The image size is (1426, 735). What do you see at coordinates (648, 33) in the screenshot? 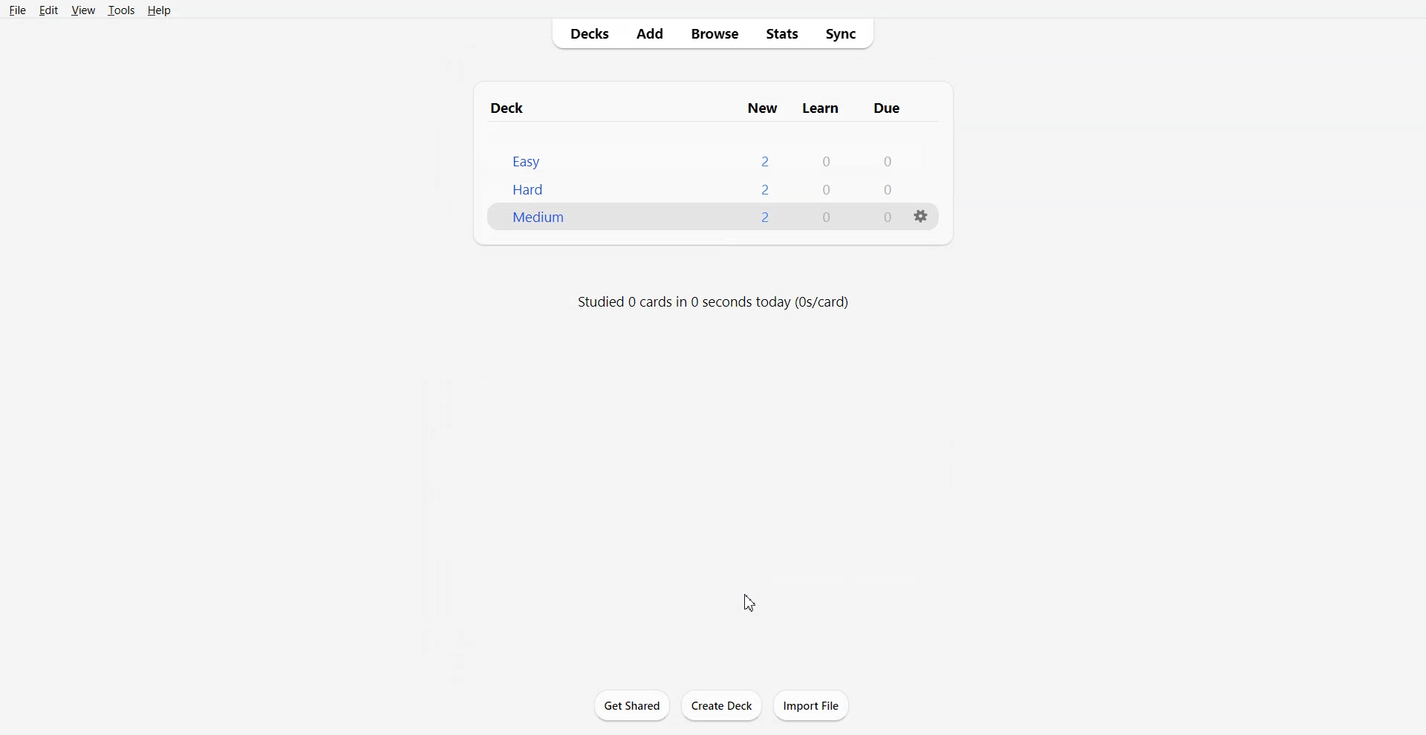
I see `Add` at bounding box center [648, 33].